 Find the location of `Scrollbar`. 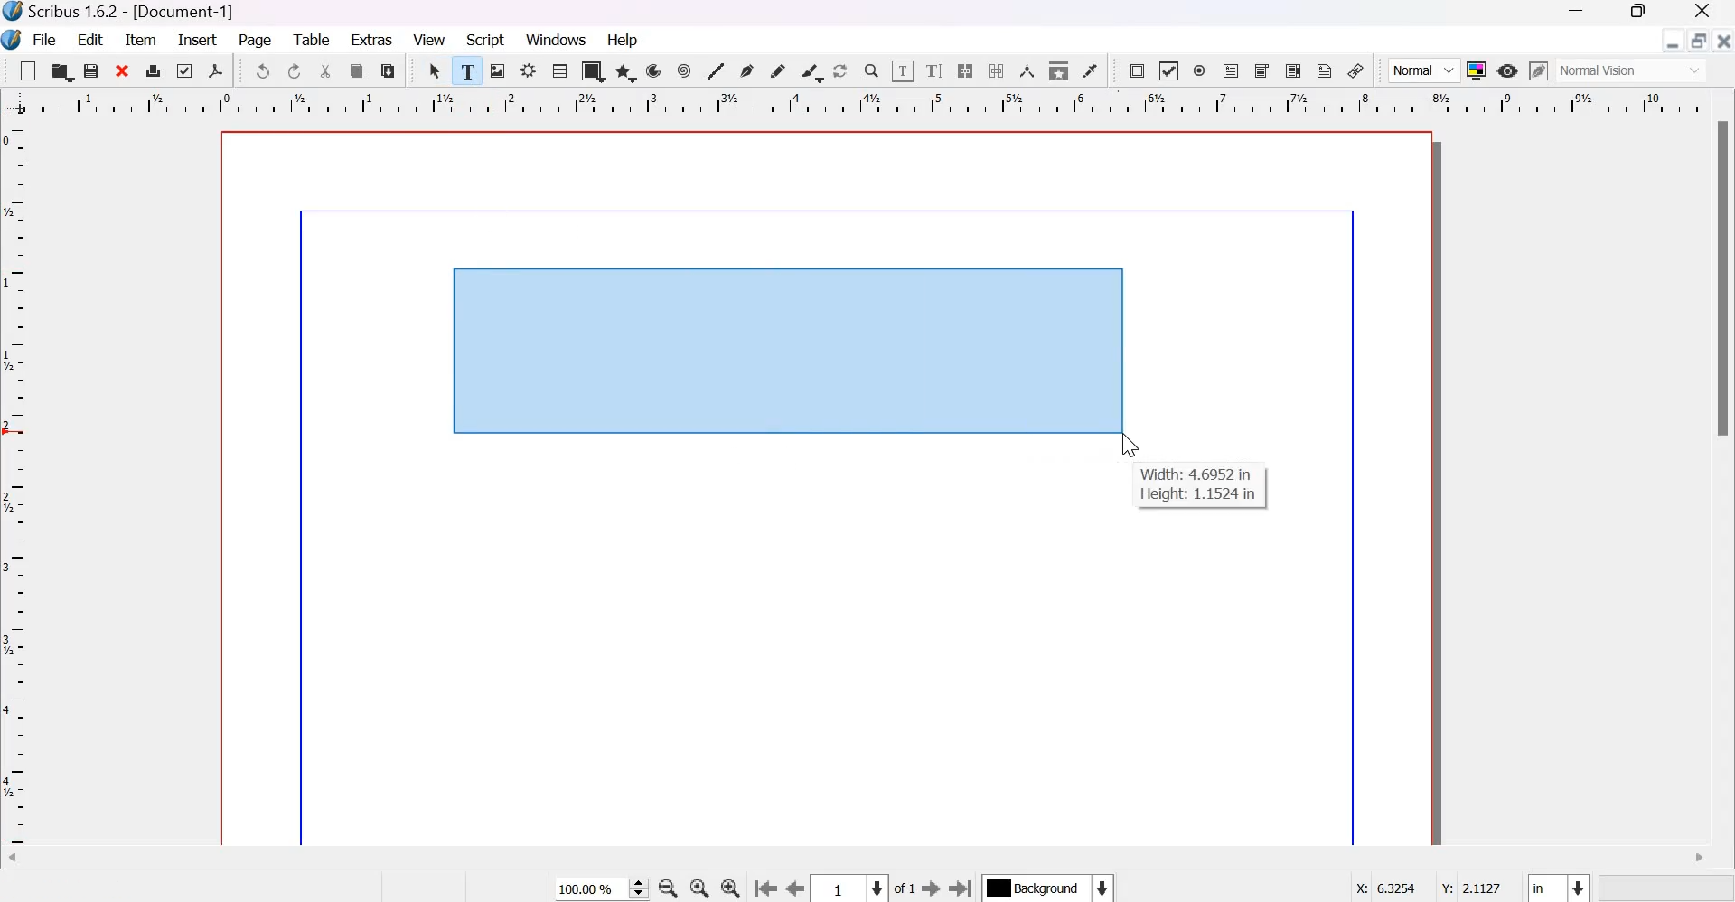

Scrollbar is located at coordinates (1724, 280).